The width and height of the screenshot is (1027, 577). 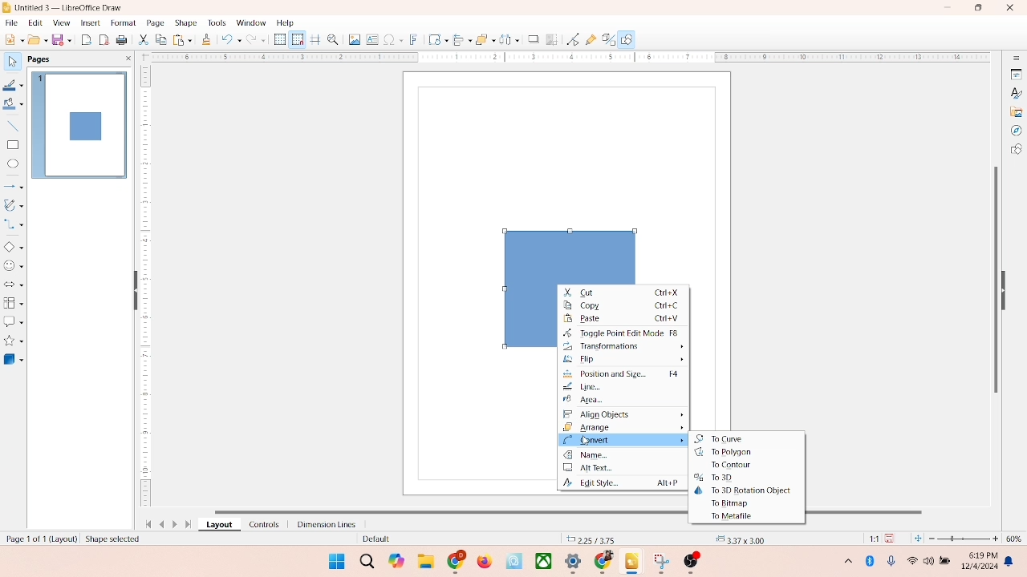 I want to click on redo, so click(x=259, y=41).